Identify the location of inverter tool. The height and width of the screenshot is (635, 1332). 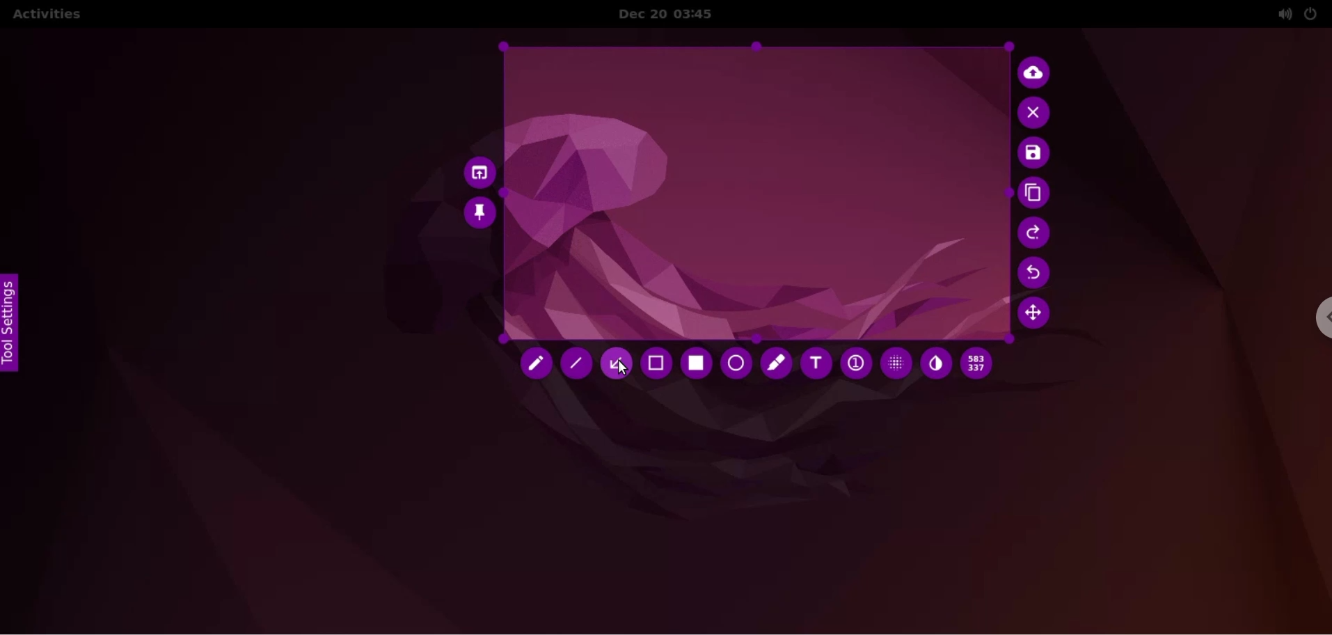
(936, 364).